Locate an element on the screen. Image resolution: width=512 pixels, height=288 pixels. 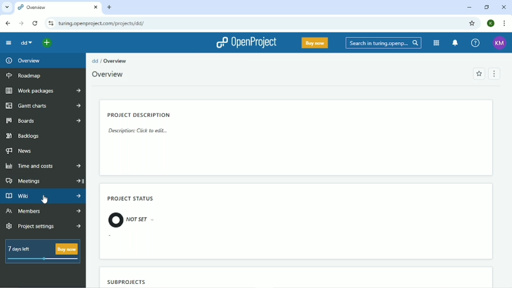
Restore down is located at coordinates (486, 7).